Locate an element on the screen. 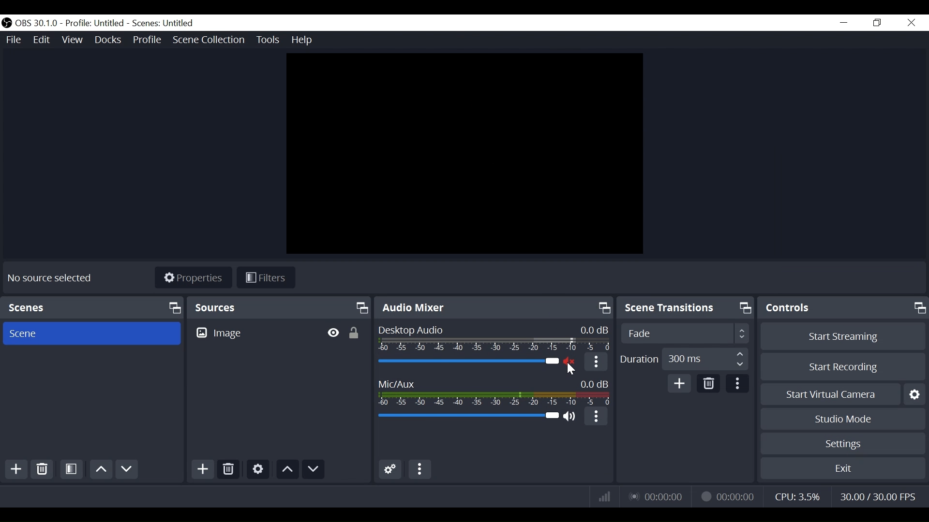 This screenshot has height=522, width=929. Profile Name is located at coordinates (96, 23).